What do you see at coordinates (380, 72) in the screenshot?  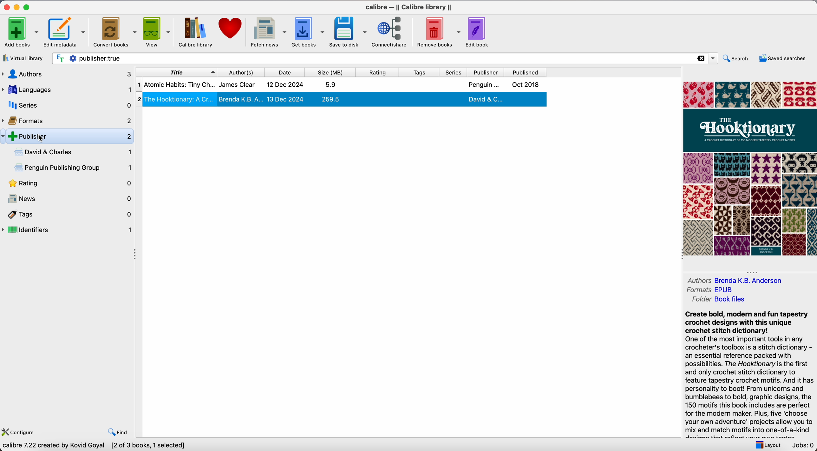 I see `rating` at bounding box center [380, 72].